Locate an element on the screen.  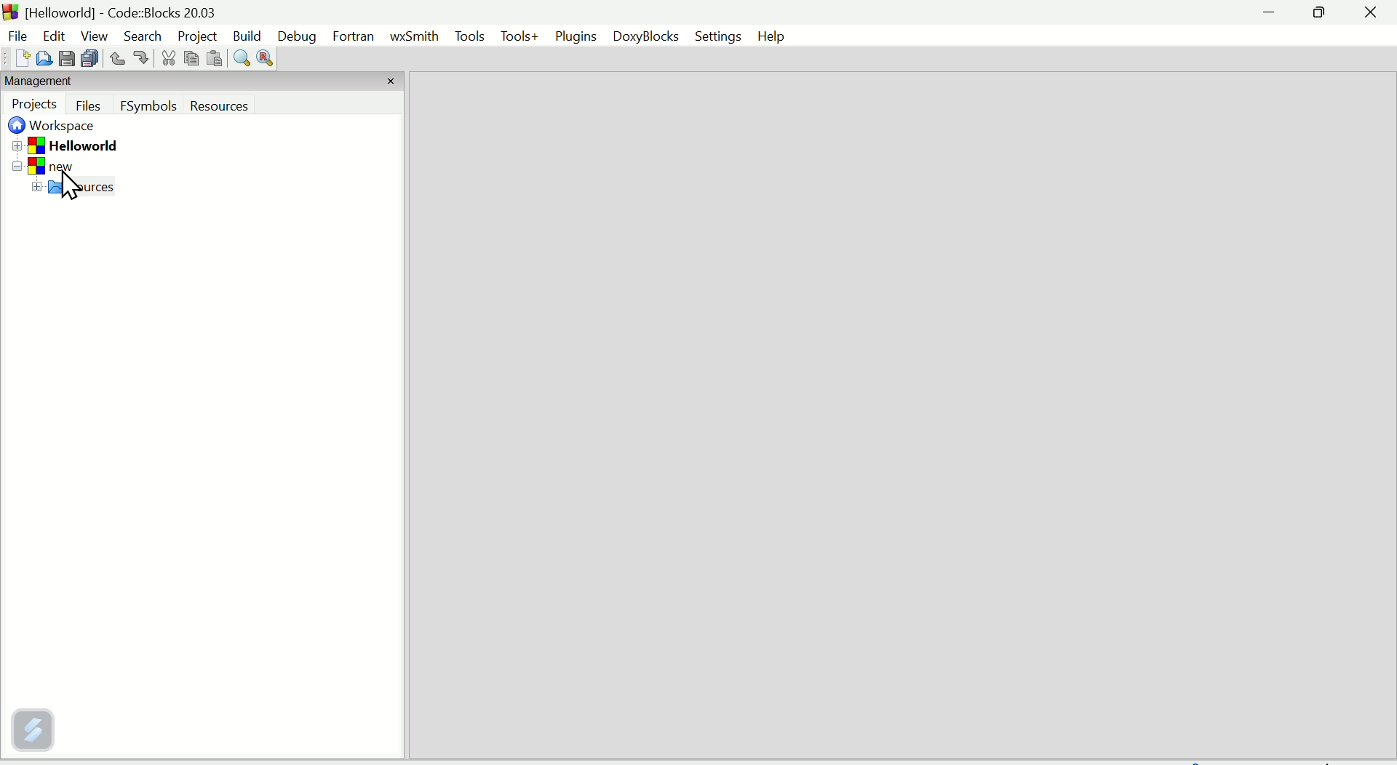
Replace is located at coordinates (265, 58).